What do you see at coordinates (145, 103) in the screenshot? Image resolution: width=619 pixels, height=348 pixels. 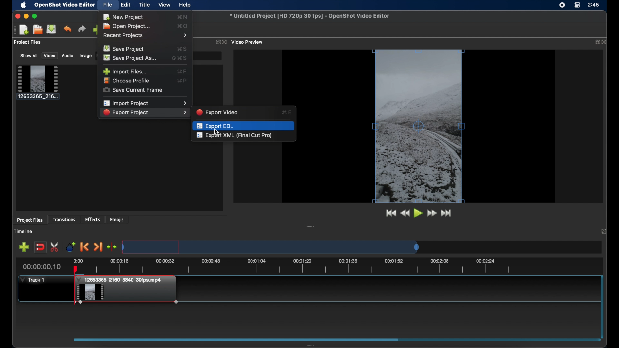 I see `import project menu` at bounding box center [145, 103].